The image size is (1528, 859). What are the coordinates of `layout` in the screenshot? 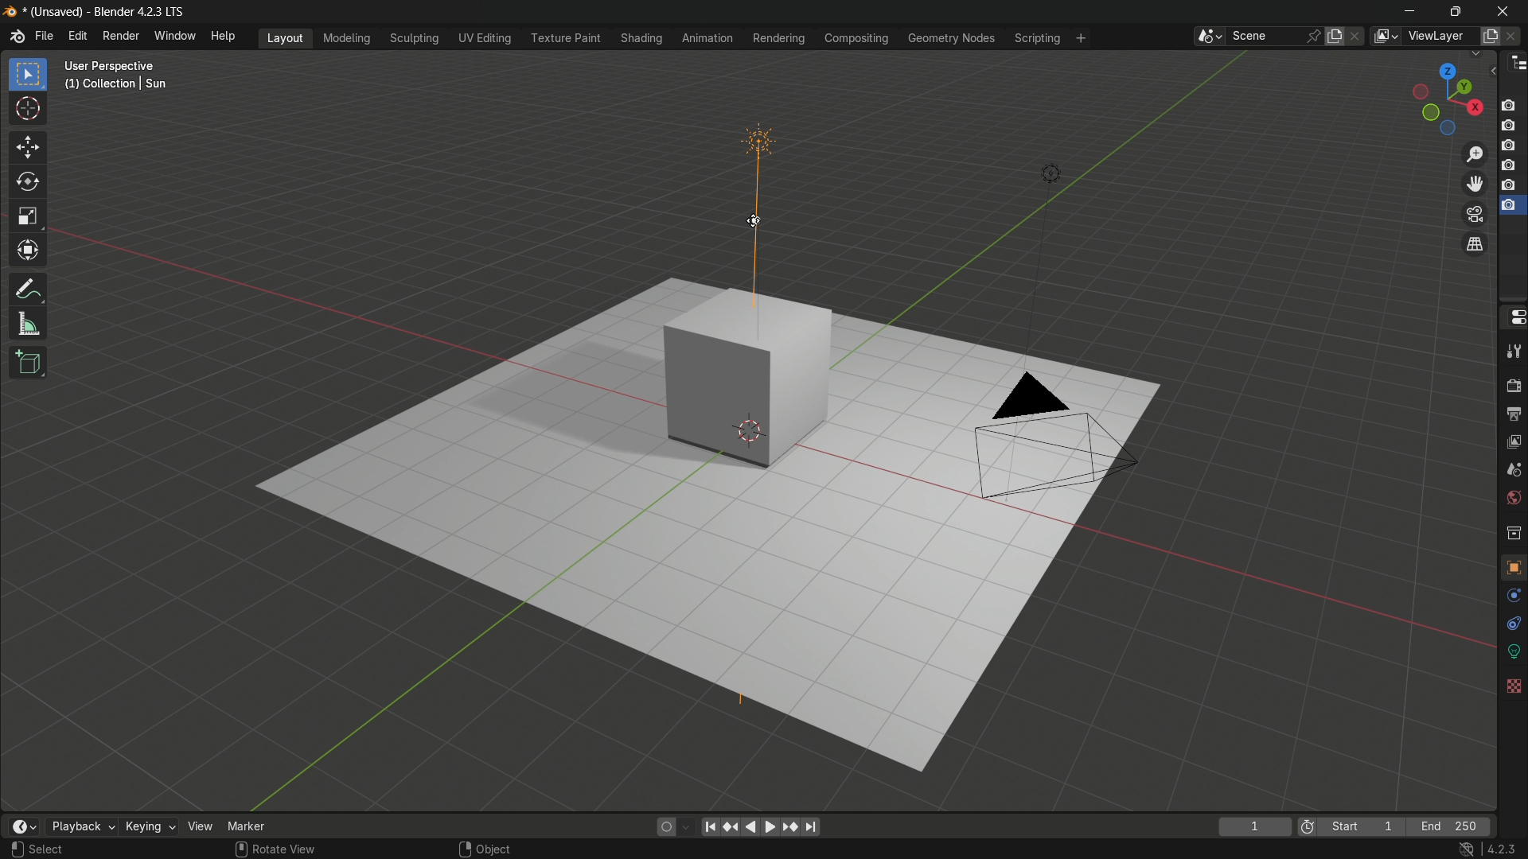 It's located at (287, 37).